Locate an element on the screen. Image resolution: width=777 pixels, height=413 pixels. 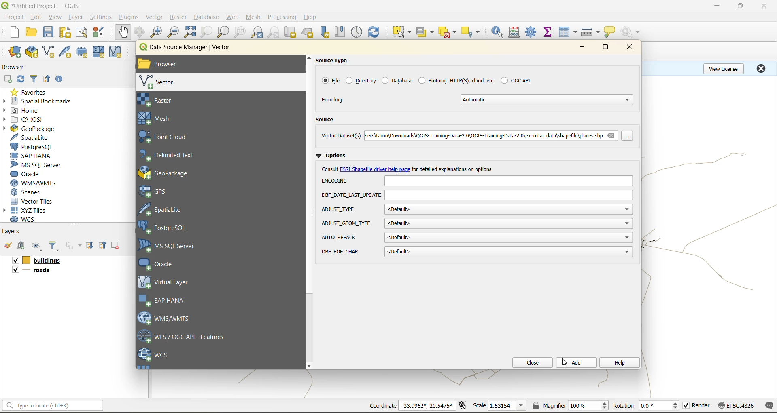
close is located at coordinates (627, 48).